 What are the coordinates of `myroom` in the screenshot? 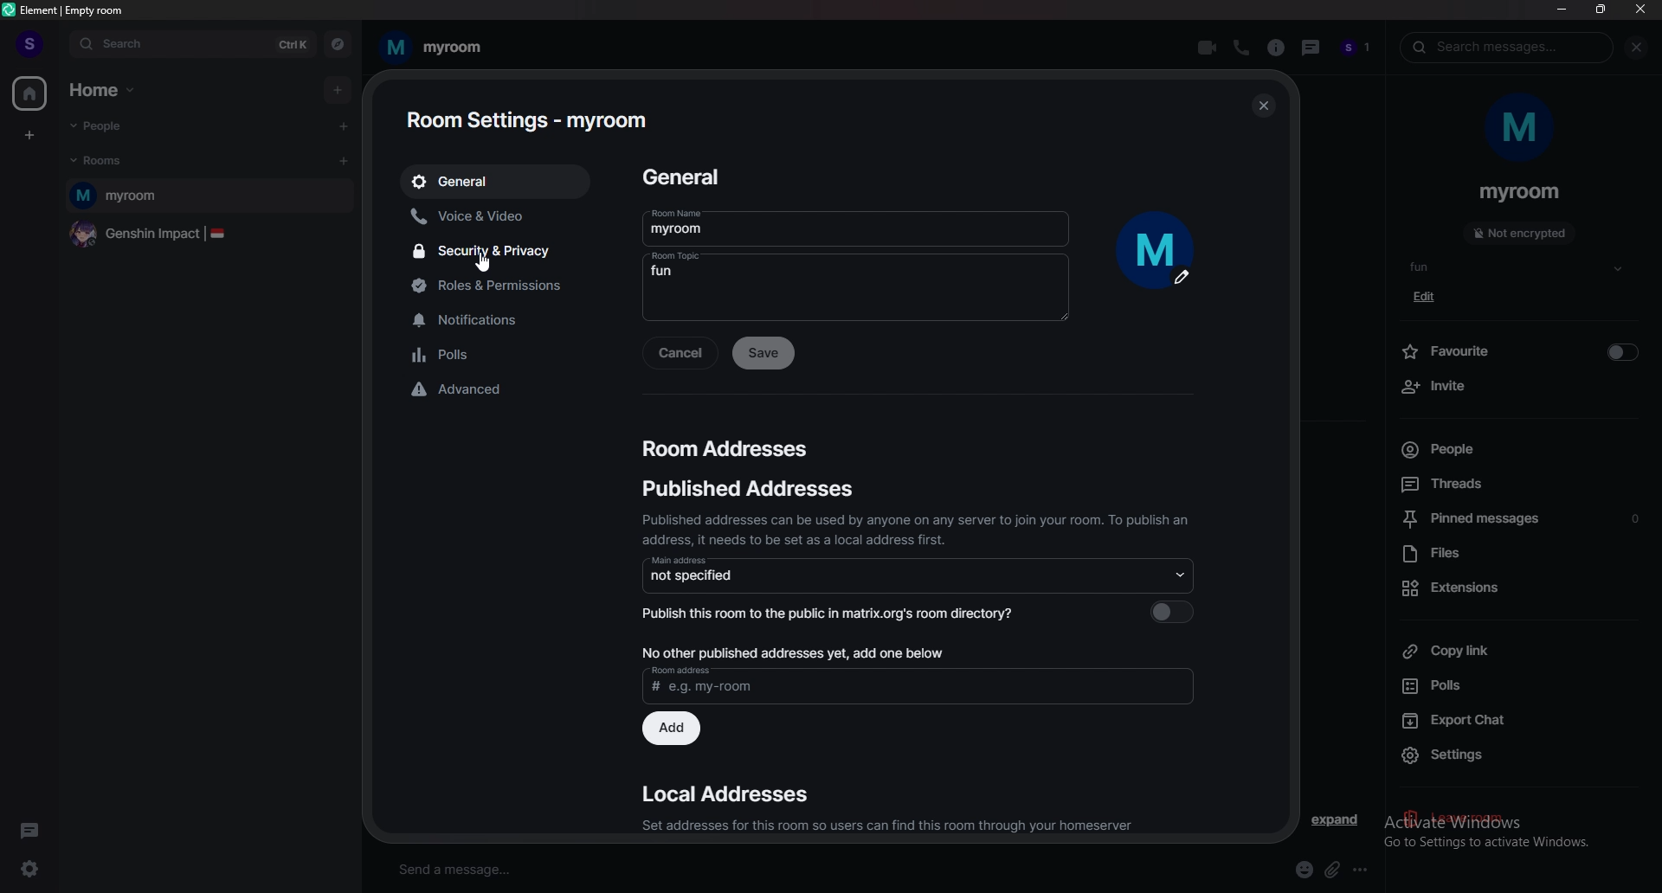 It's located at (855, 227).